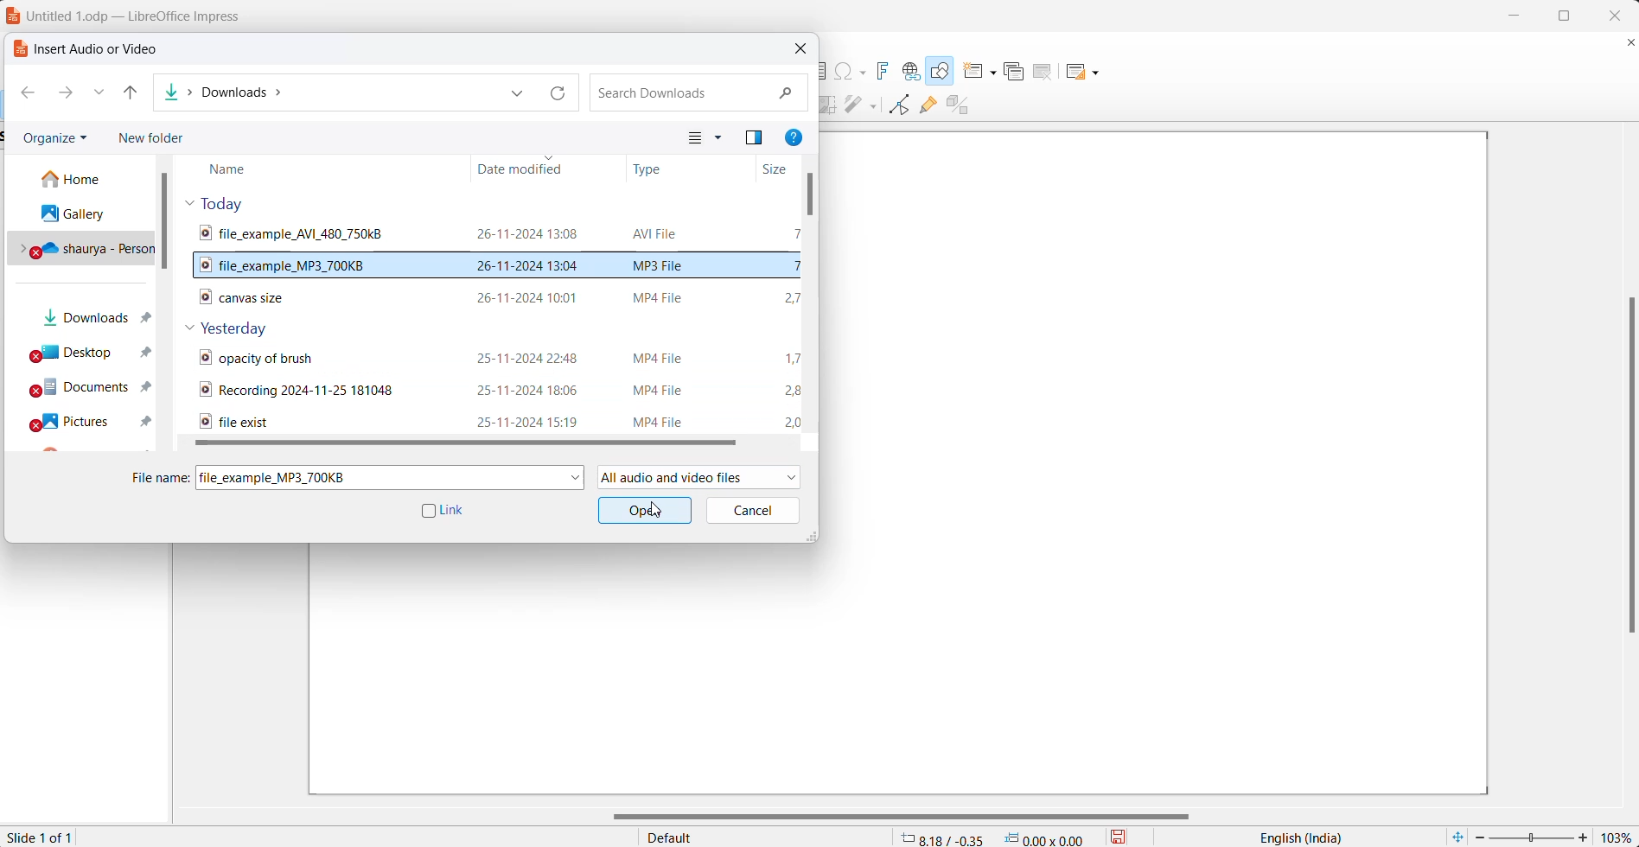  I want to click on minimize, so click(1512, 13).